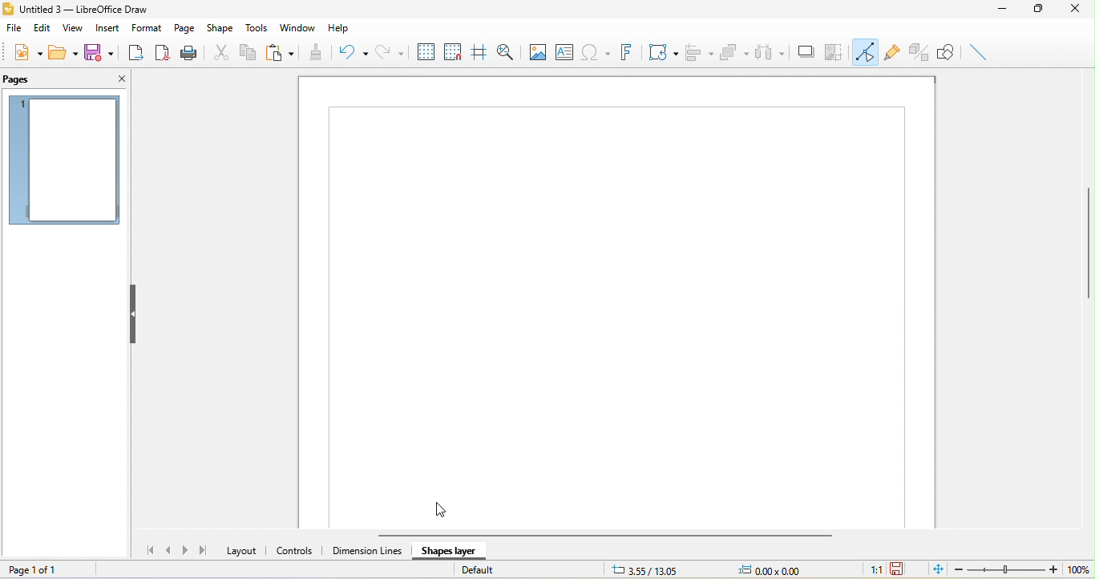 The image size is (1095, 579). What do you see at coordinates (948, 52) in the screenshot?
I see `show draw function` at bounding box center [948, 52].